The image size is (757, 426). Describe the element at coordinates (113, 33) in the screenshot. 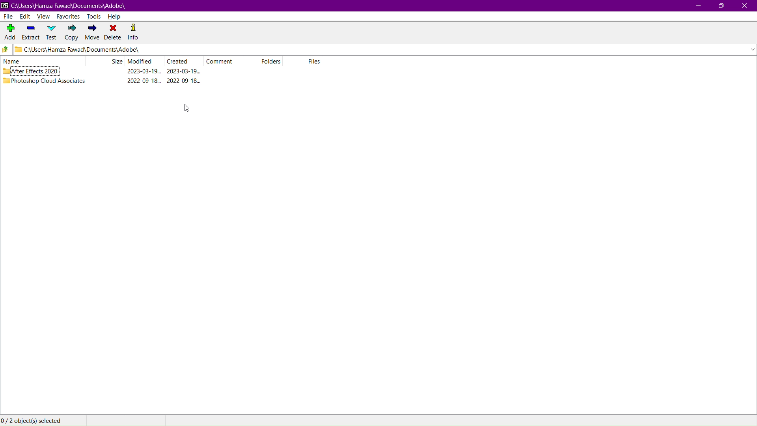

I see `Delete` at that location.